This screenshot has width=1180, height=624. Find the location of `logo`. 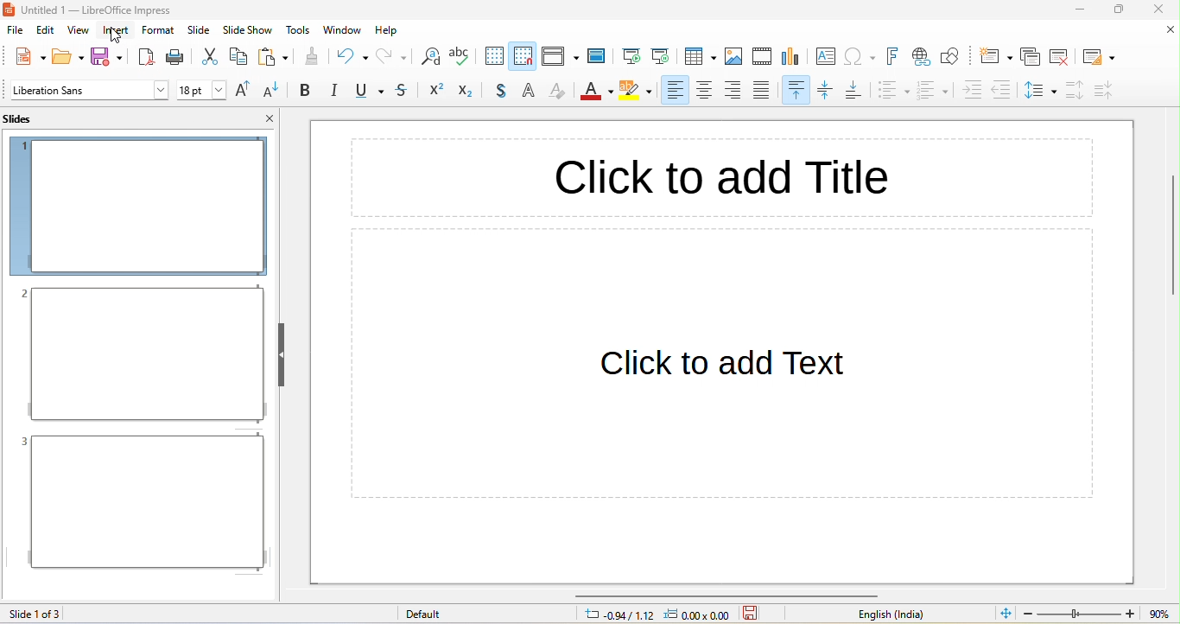

logo is located at coordinates (10, 10).